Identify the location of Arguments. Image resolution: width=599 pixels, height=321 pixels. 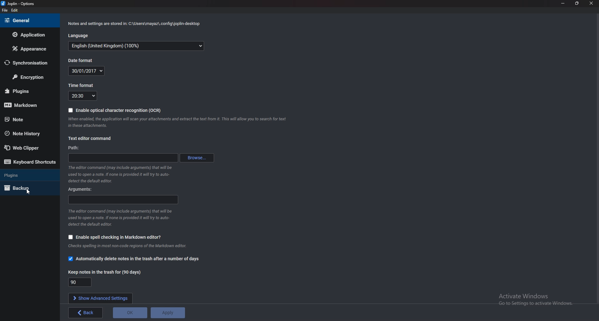
(82, 190).